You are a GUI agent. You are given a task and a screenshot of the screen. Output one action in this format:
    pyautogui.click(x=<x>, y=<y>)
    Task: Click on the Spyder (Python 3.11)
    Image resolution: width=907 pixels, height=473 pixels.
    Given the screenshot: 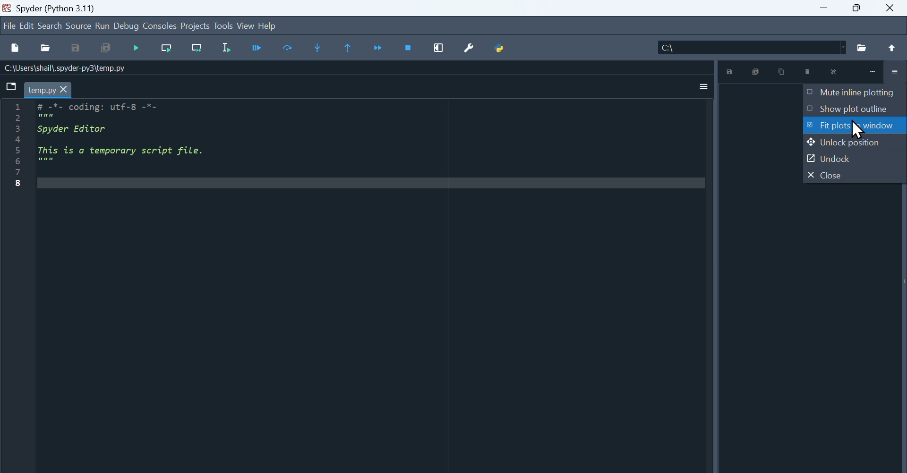 What is the action you would take?
    pyautogui.click(x=57, y=8)
    